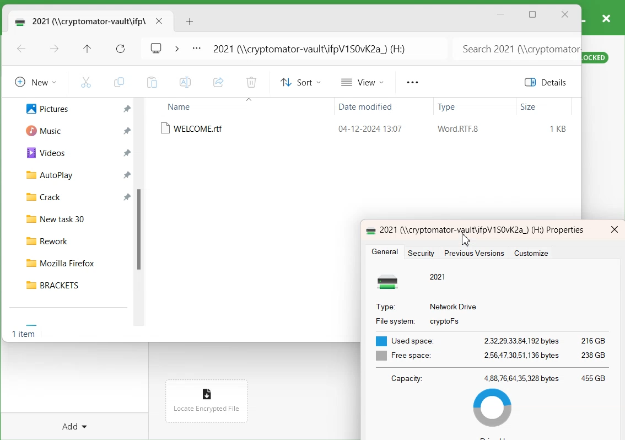 This screenshot has width=625, height=440. What do you see at coordinates (40, 130) in the screenshot?
I see `Music` at bounding box center [40, 130].